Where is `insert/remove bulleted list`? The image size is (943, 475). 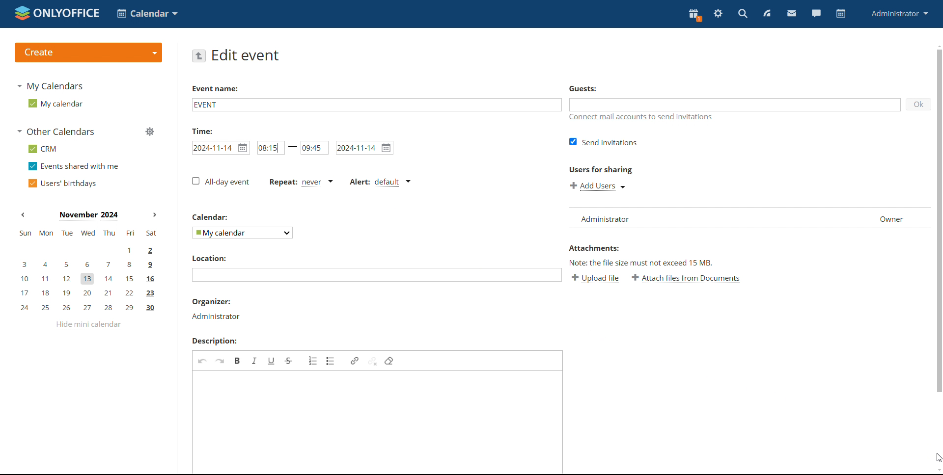
insert/remove bulleted list is located at coordinates (331, 361).